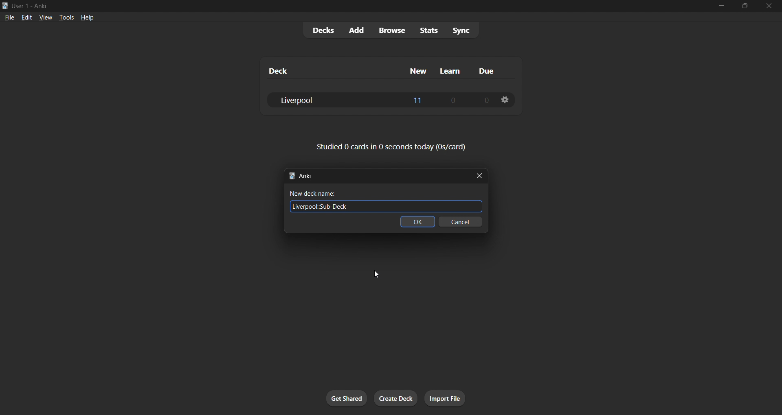 This screenshot has height=415, width=782. Describe the element at coordinates (746, 6) in the screenshot. I see `maximize/restore` at that location.